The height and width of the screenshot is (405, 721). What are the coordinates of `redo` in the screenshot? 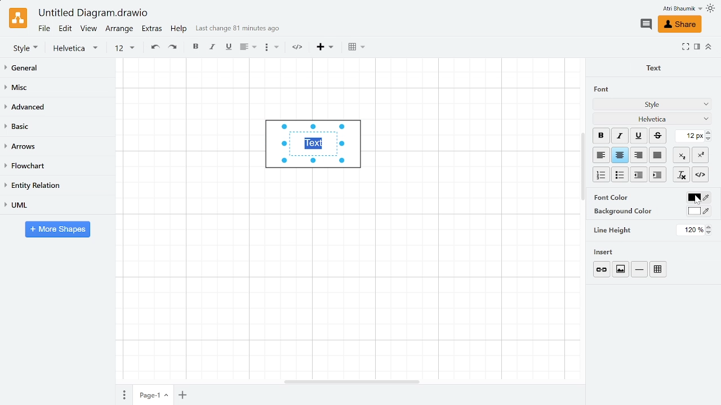 It's located at (174, 48).